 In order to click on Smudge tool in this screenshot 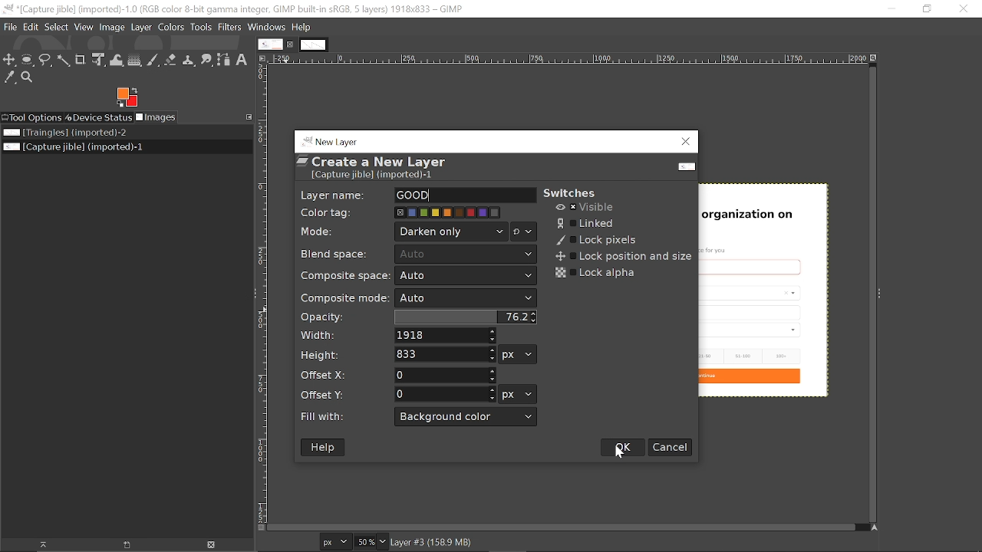, I will do `click(207, 59)`.